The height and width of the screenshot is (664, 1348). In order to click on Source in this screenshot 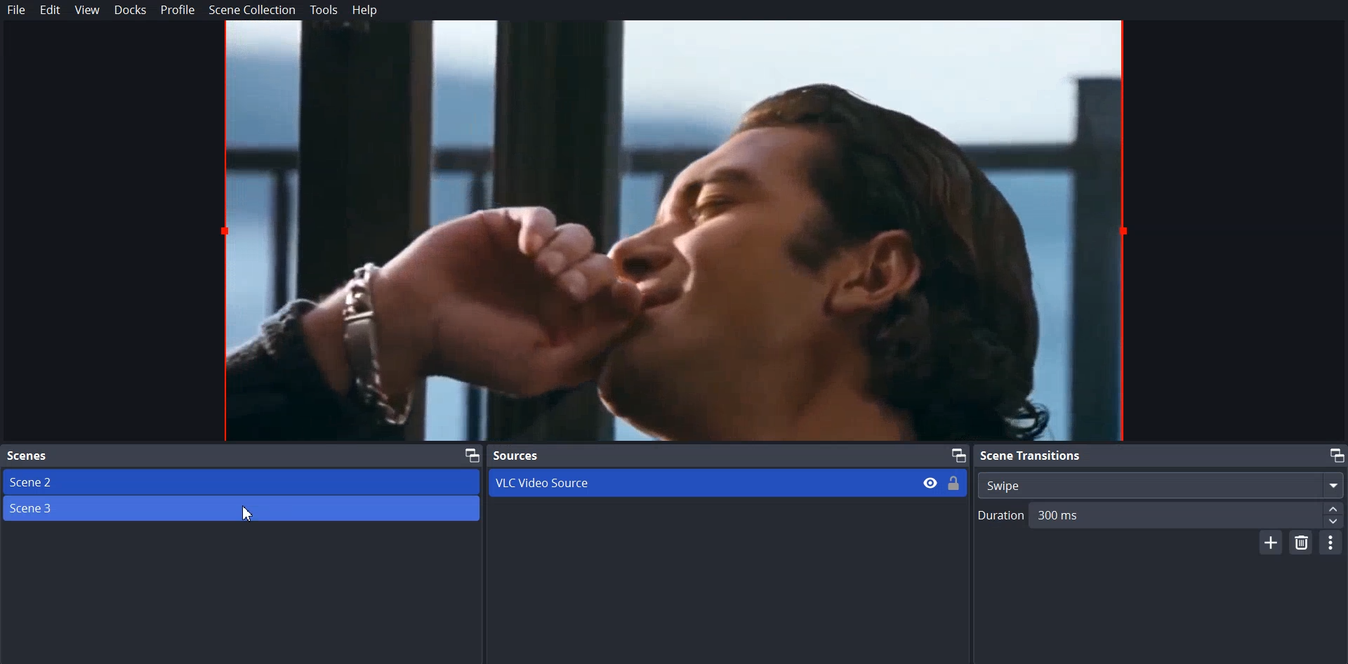, I will do `click(727, 456)`.